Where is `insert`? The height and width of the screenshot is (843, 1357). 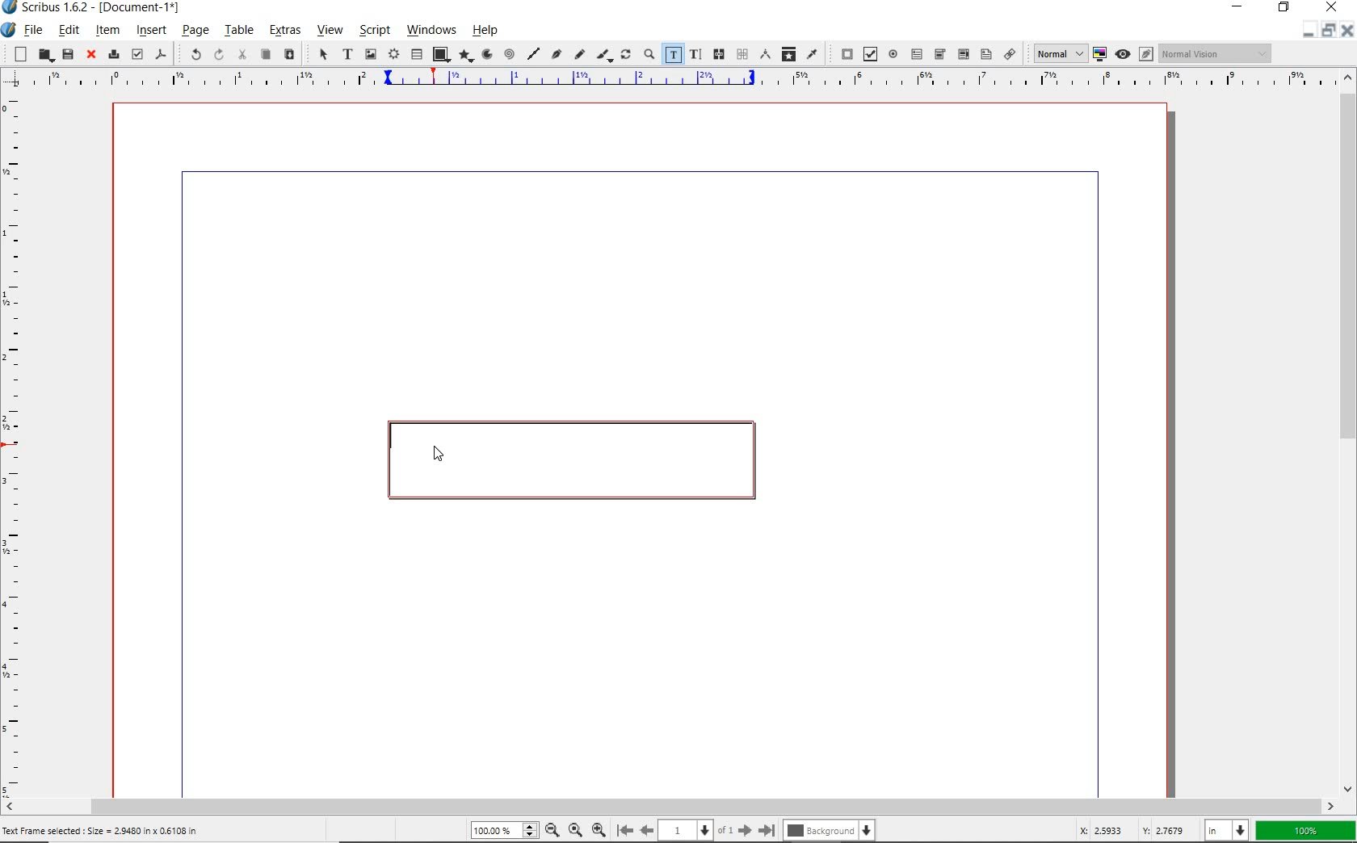 insert is located at coordinates (151, 31).